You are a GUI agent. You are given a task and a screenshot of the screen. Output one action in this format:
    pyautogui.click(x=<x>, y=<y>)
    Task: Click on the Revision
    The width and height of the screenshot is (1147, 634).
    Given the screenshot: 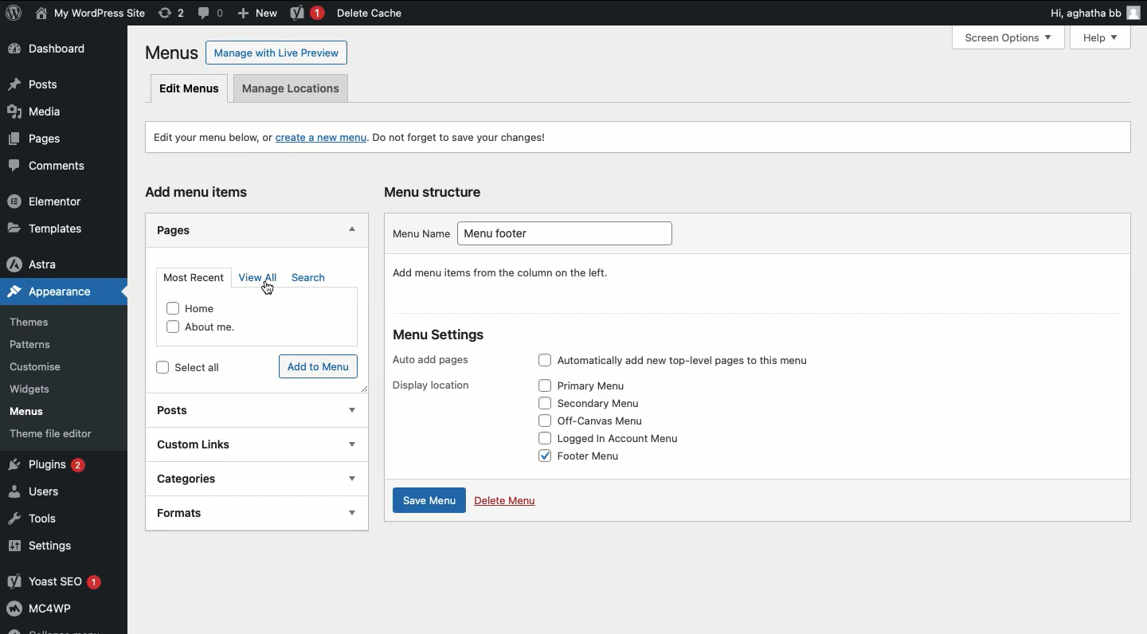 What is the action you would take?
    pyautogui.click(x=171, y=14)
    